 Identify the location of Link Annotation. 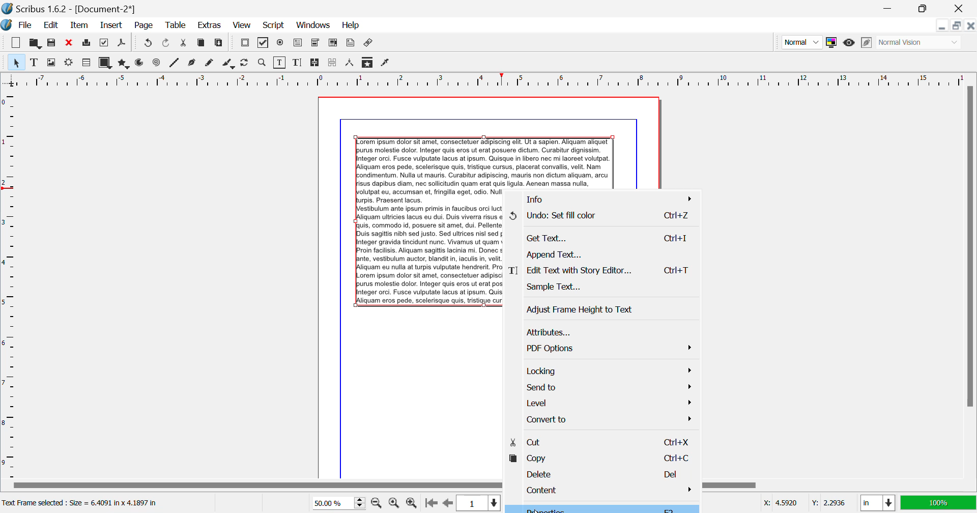
(369, 44).